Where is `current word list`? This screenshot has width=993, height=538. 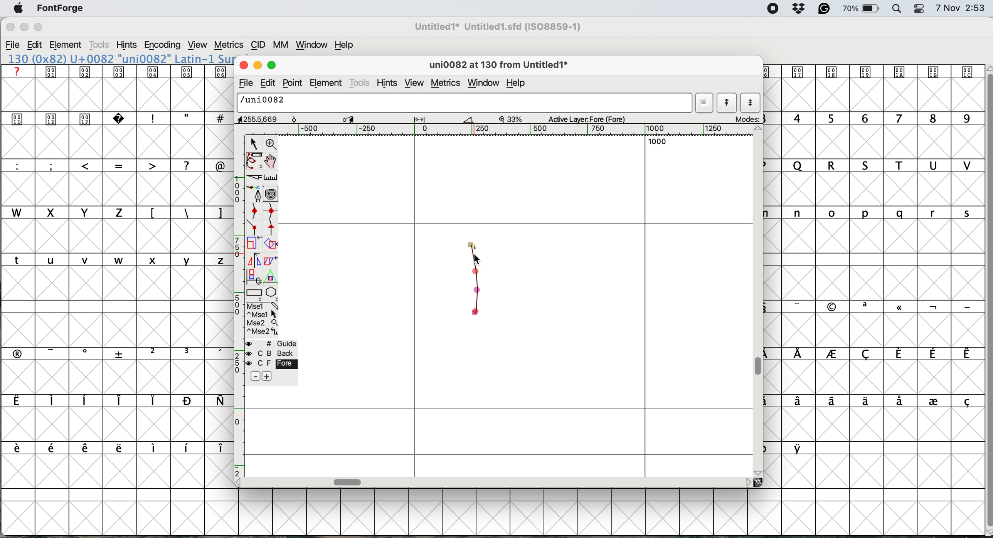
current word list is located at coordinates (705, 103).